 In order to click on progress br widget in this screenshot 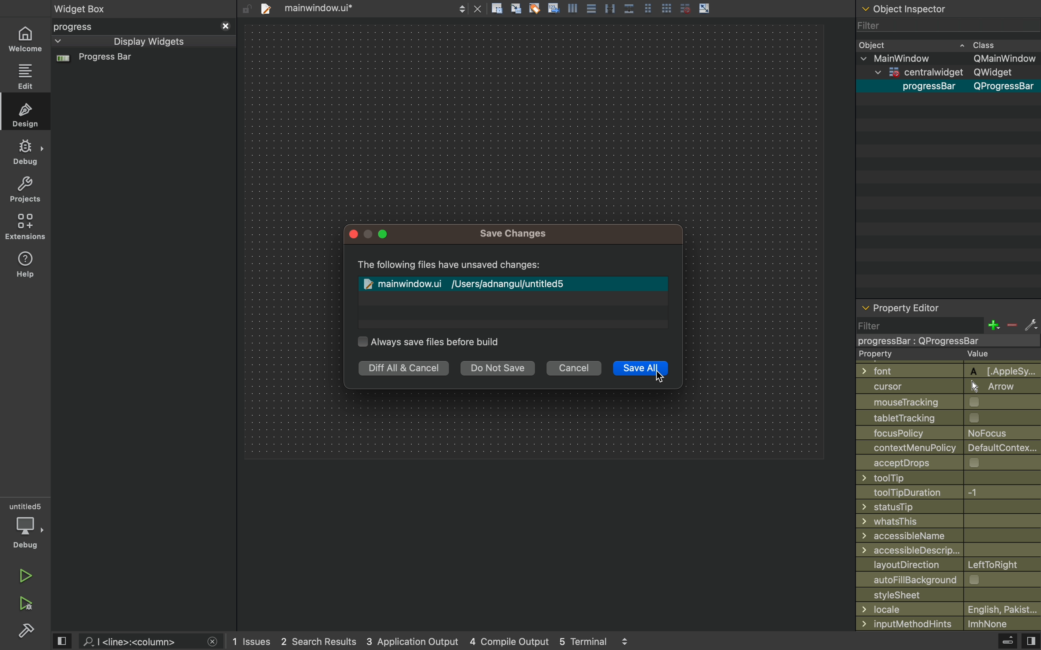, I will do `click(141, 62)`.